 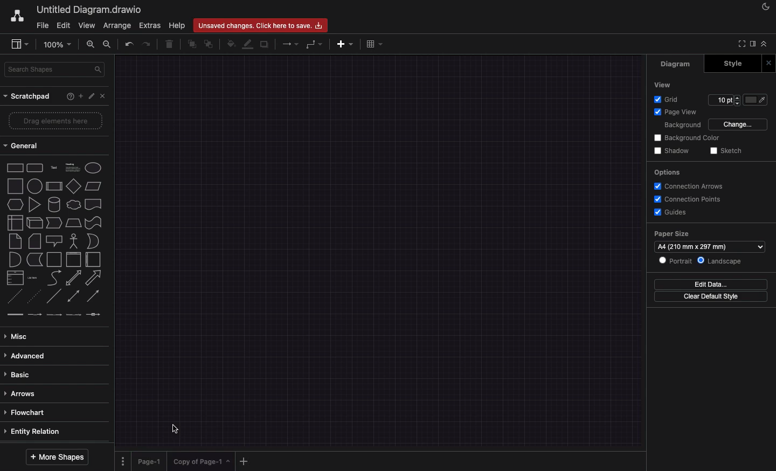 What do you see at coordinates (231, 44) in the screenshot?
I see `fill color` at bounding box center [231, 44].